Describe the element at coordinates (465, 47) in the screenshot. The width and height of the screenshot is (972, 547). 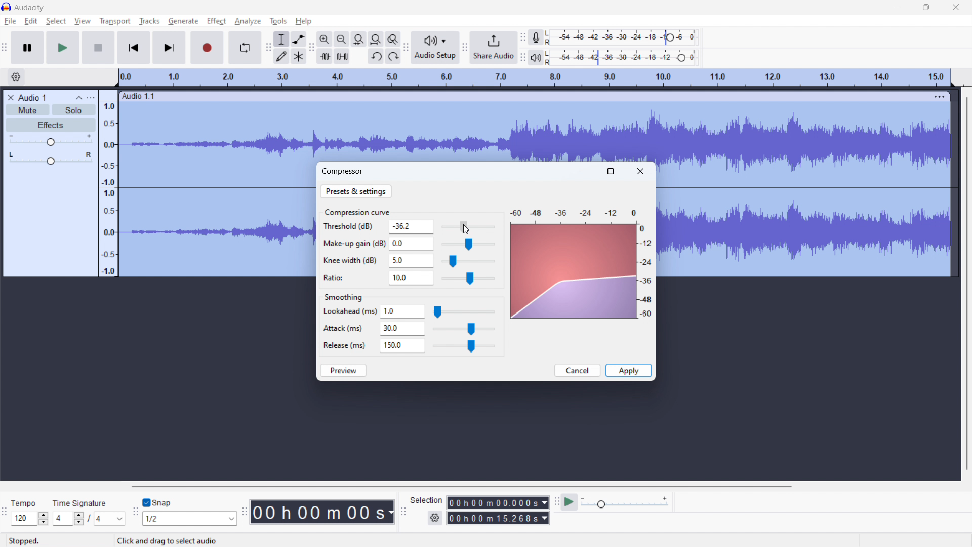
I see `share audio toolbar` at that location.